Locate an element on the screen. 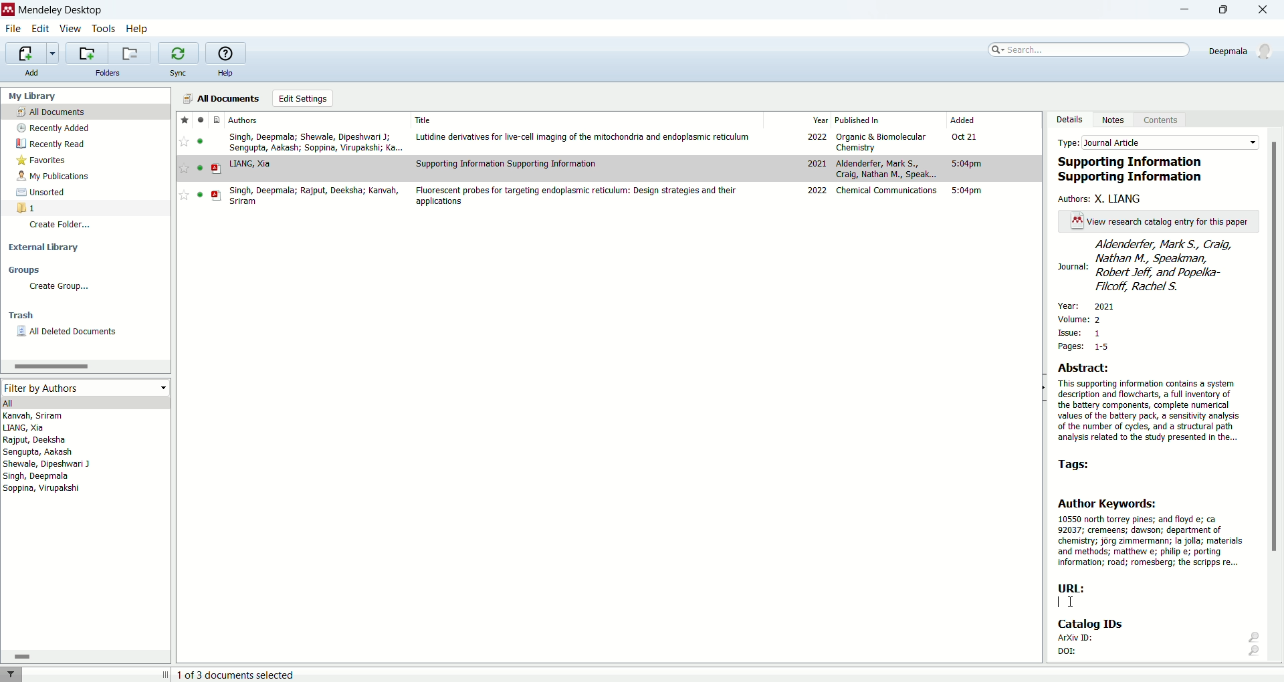 The height and width of the screenshot is (682, 1284). create folder is located at coordinates (62, 227).